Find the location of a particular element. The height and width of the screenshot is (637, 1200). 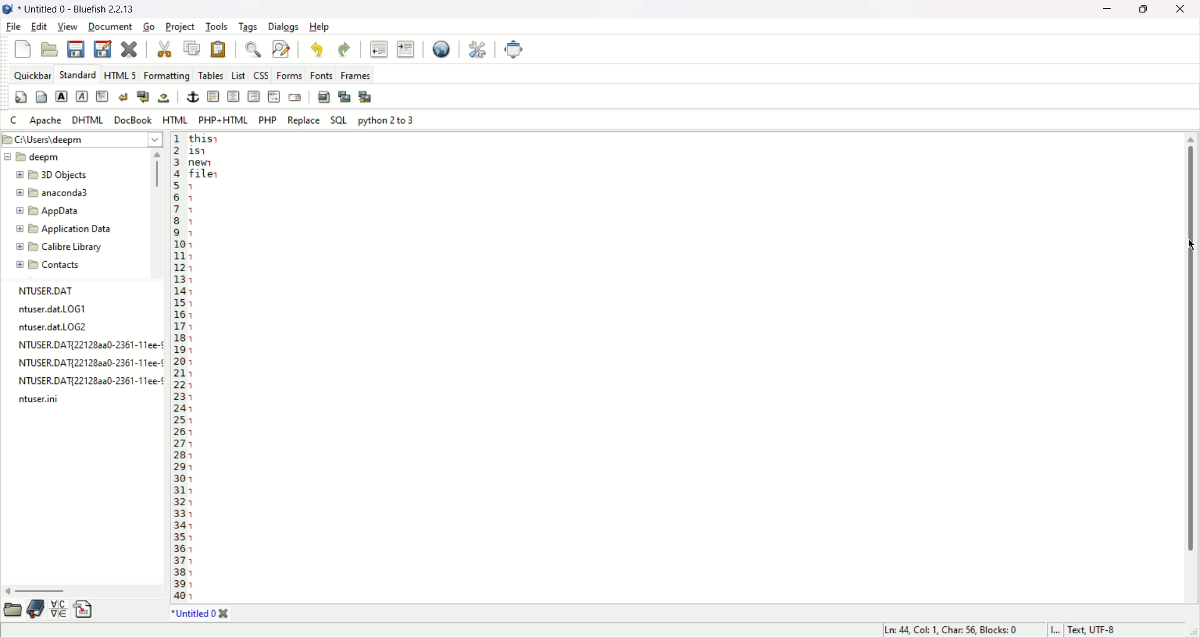

copy is located at coordinates (194, 49).